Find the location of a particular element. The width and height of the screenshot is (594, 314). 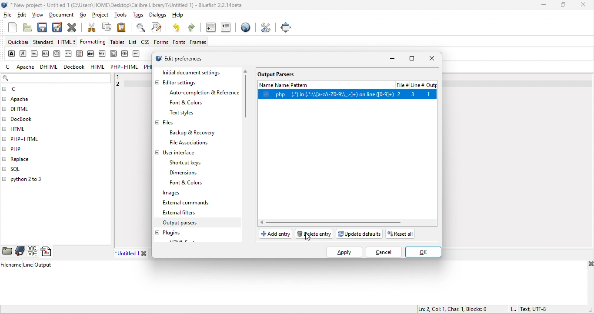

open is located at coordinates (27, 29).